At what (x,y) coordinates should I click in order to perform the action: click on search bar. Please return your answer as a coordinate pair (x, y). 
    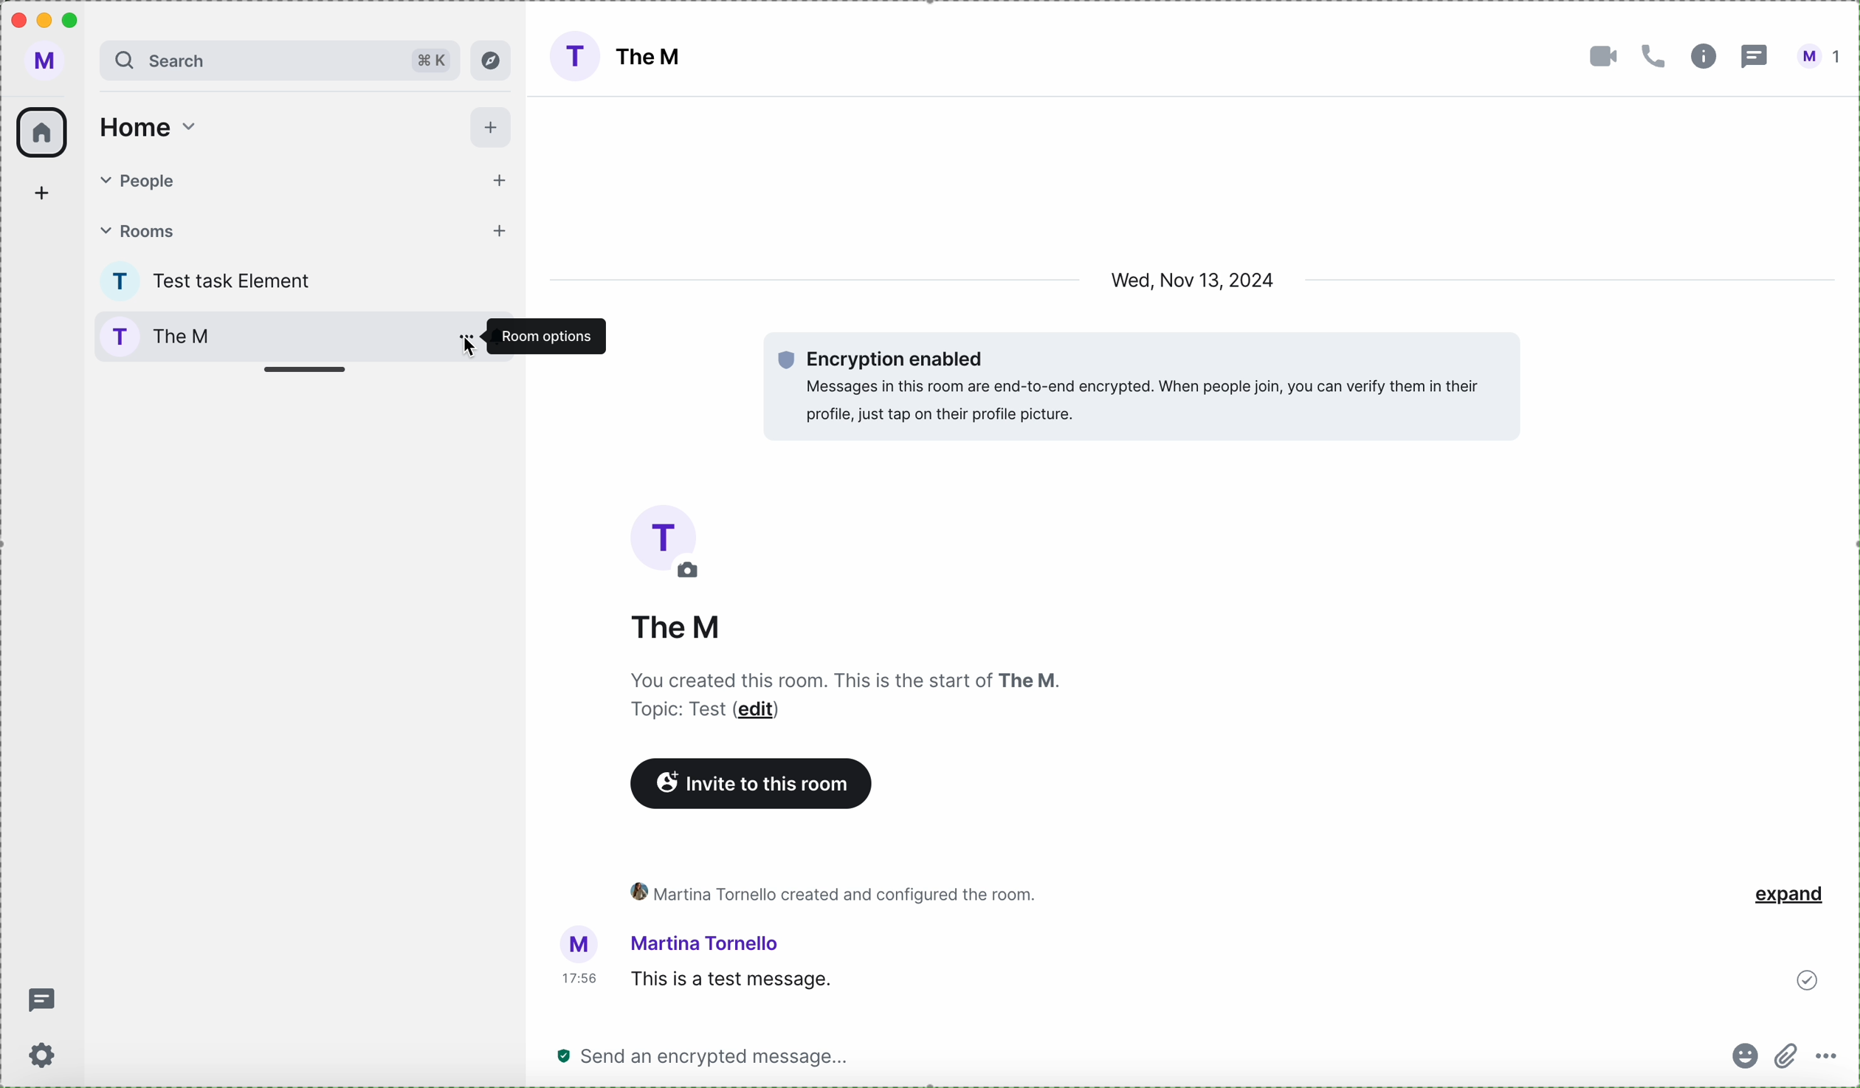
    Looking at the image, I should click on (235, 61).